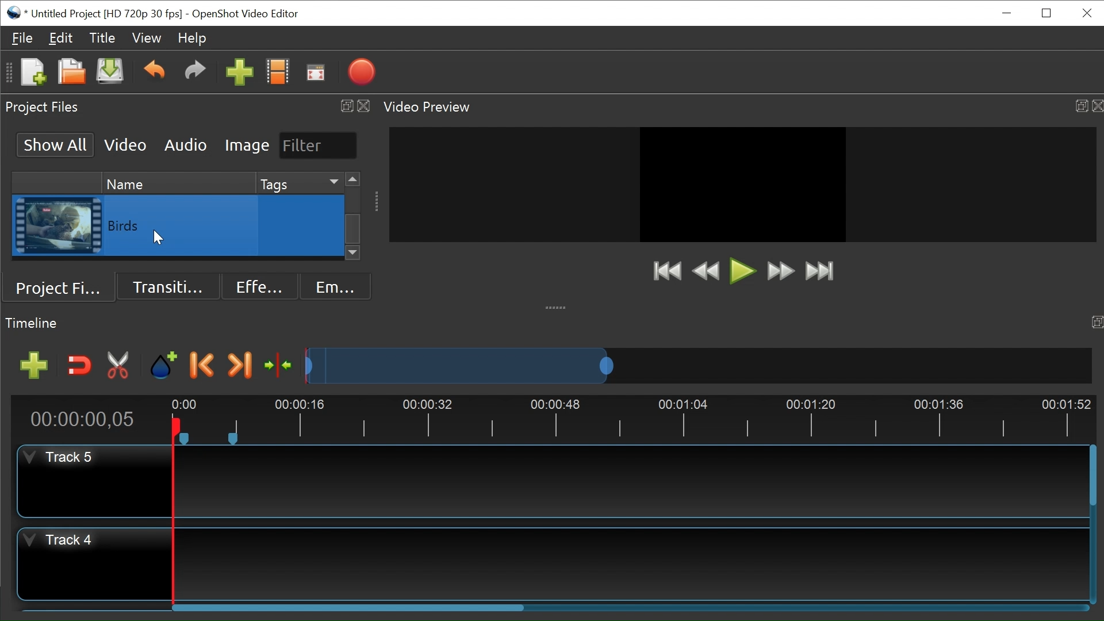 The image size is (1104, 621). What do you see at coordinates (333, 286) in the screenshot?
I see `Emoji` at bounding box center [333, 286].